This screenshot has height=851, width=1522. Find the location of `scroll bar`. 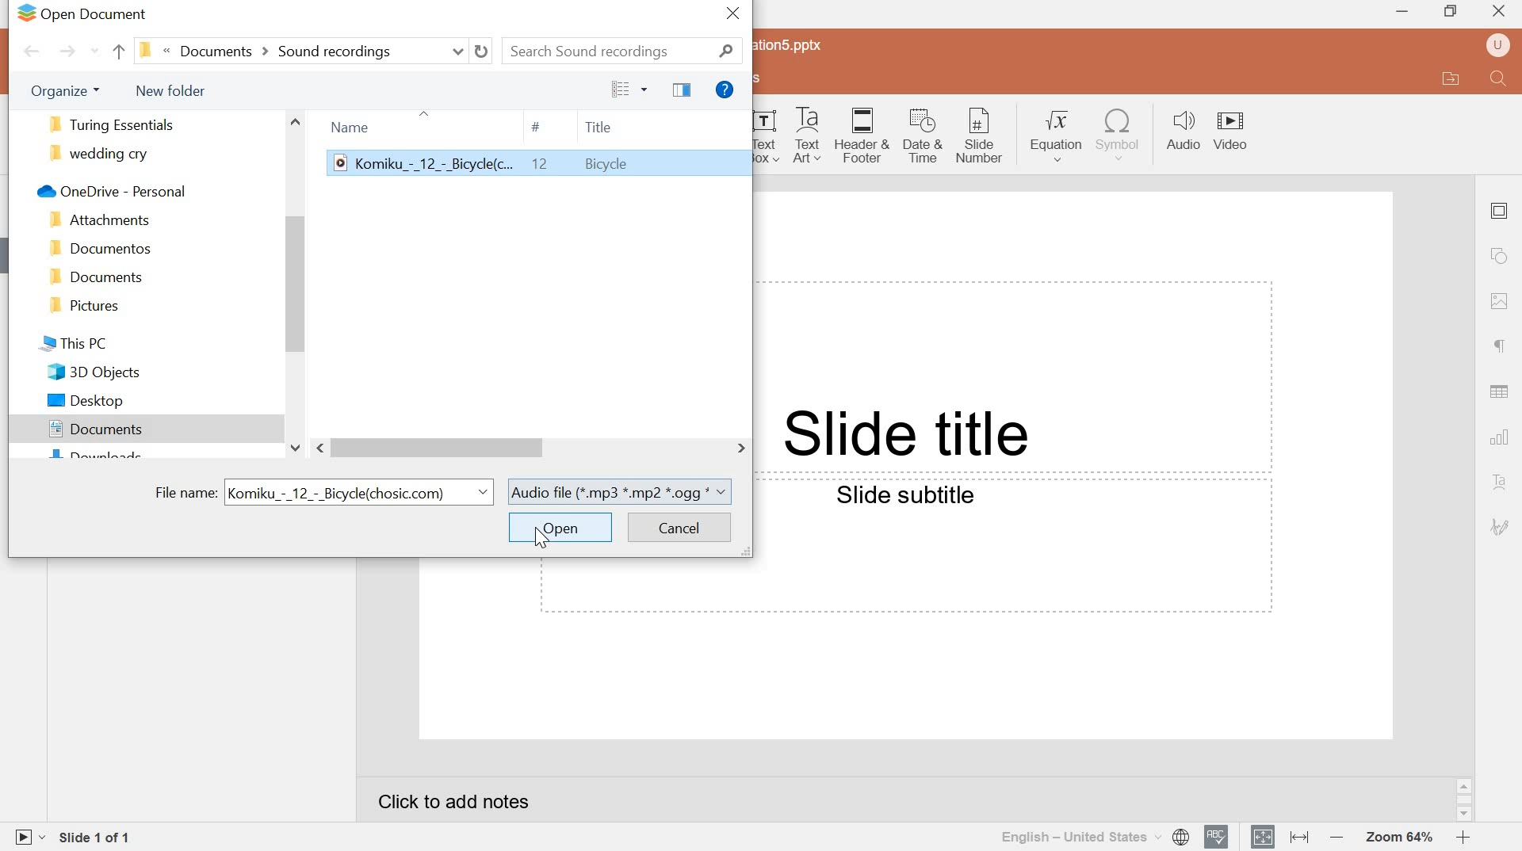

scroll bar is located at coordinates (436, 448).